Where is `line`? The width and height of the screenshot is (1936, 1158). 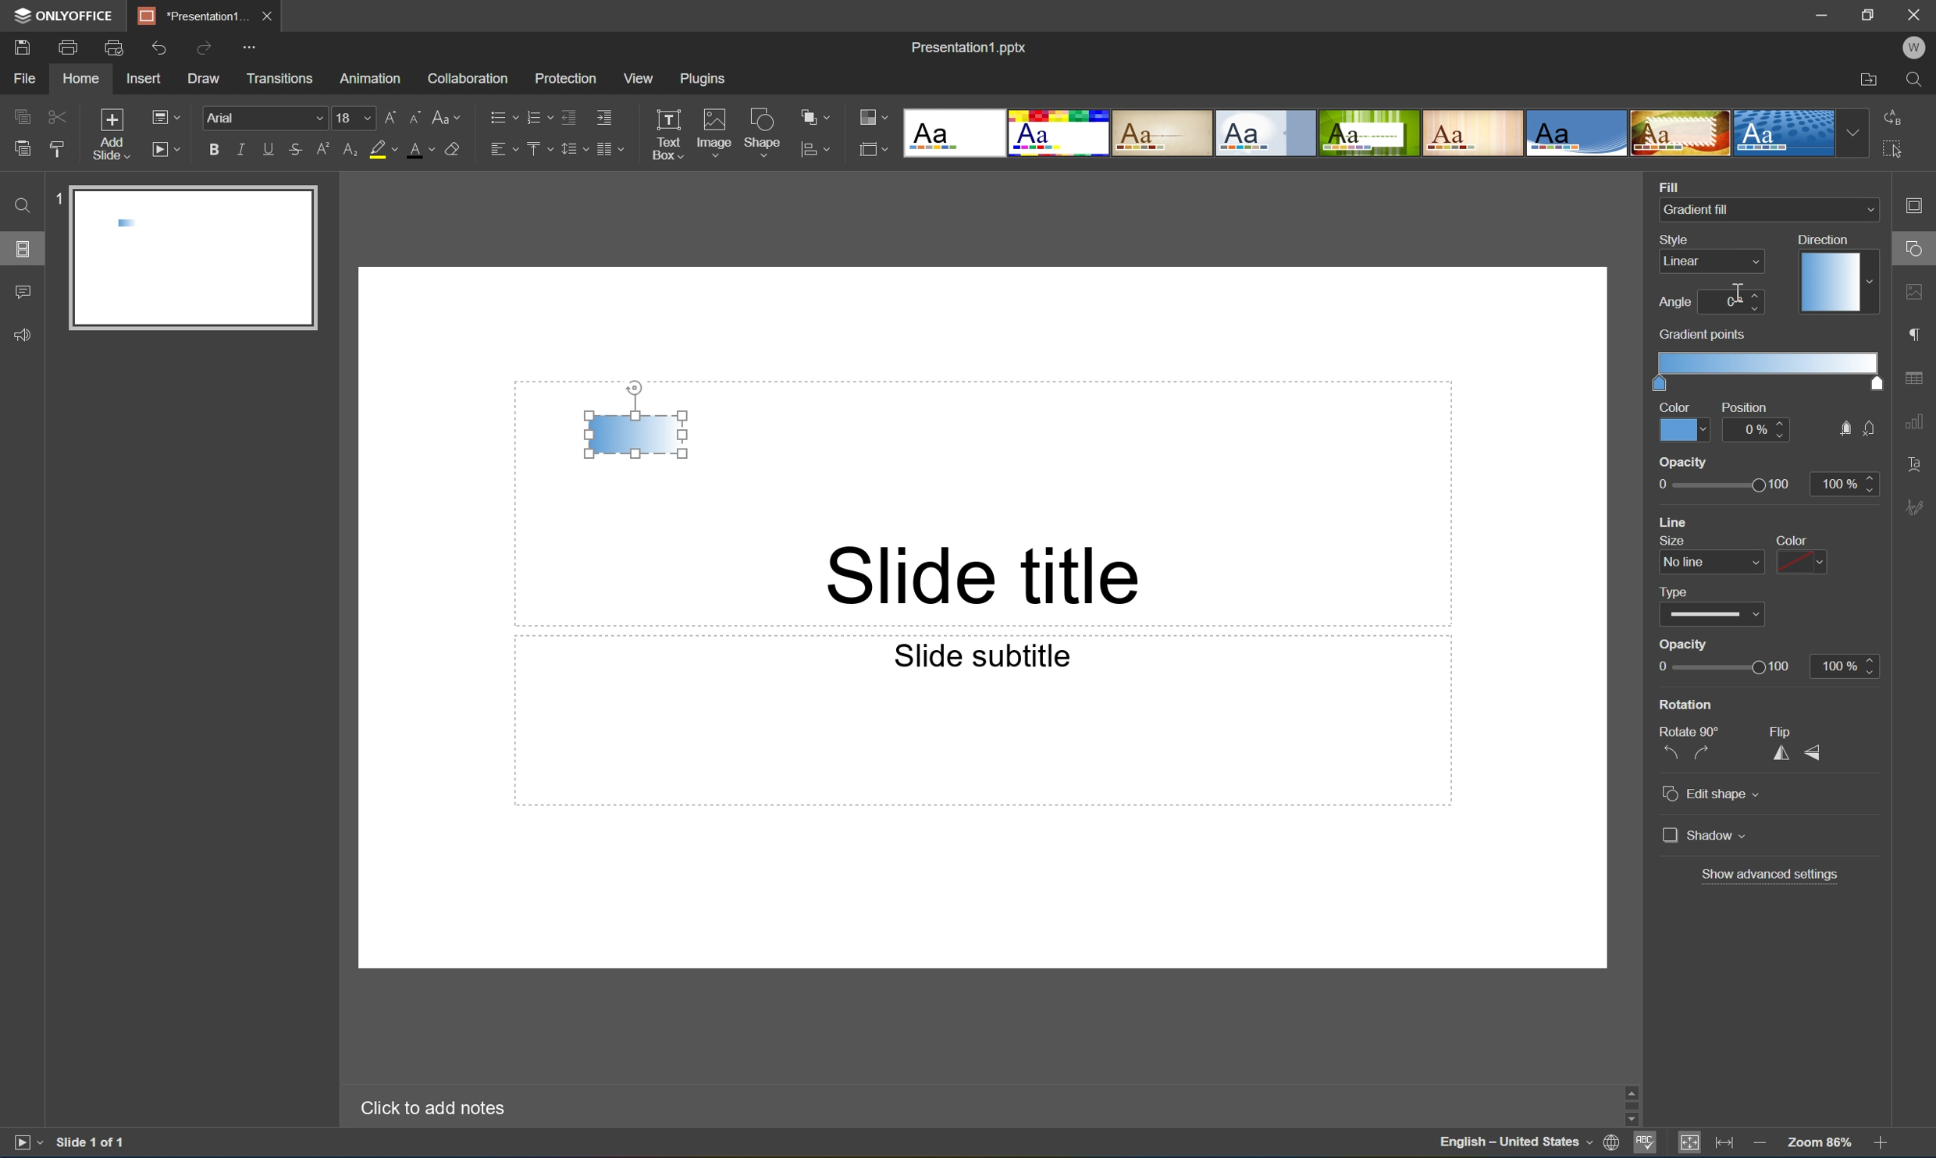
line is located at coordinates (1678, 521).